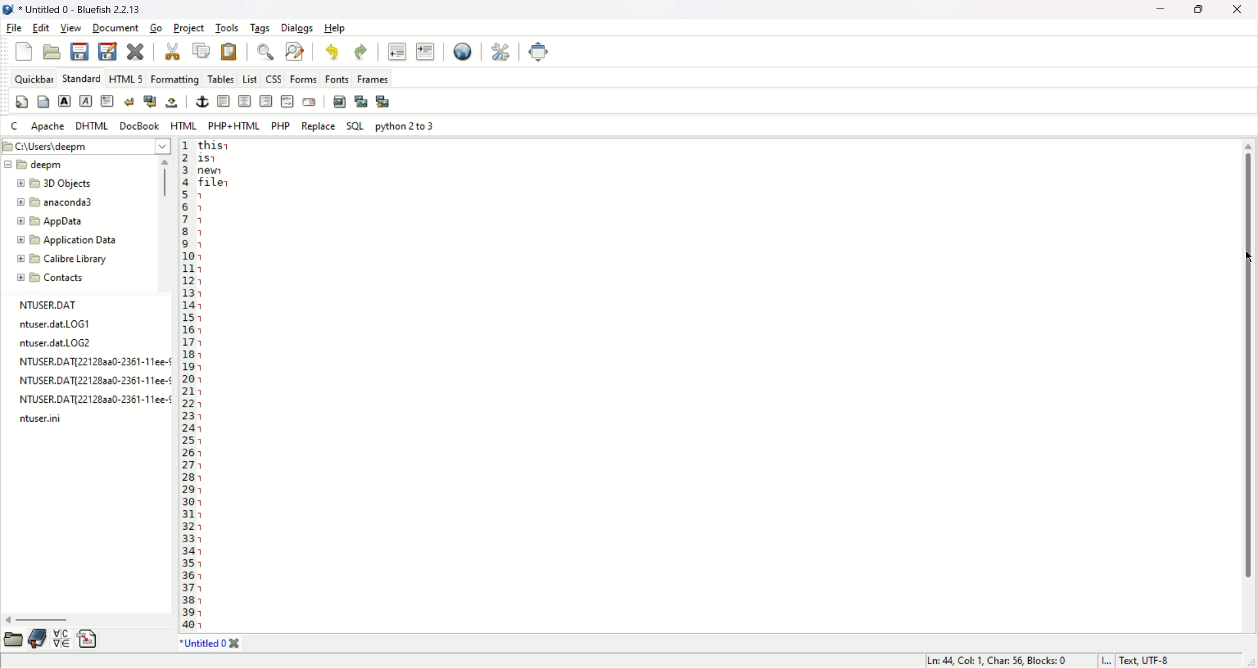  What do you see at coordinates (286, 101) in the screenshot?
I see `HTML comment` at bounding box center [286, 101].